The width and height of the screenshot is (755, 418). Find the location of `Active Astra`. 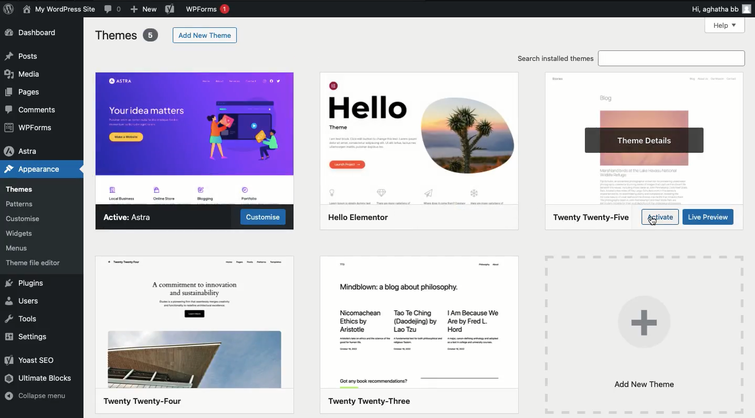

Active Astra is located at coordinates (131, 220).